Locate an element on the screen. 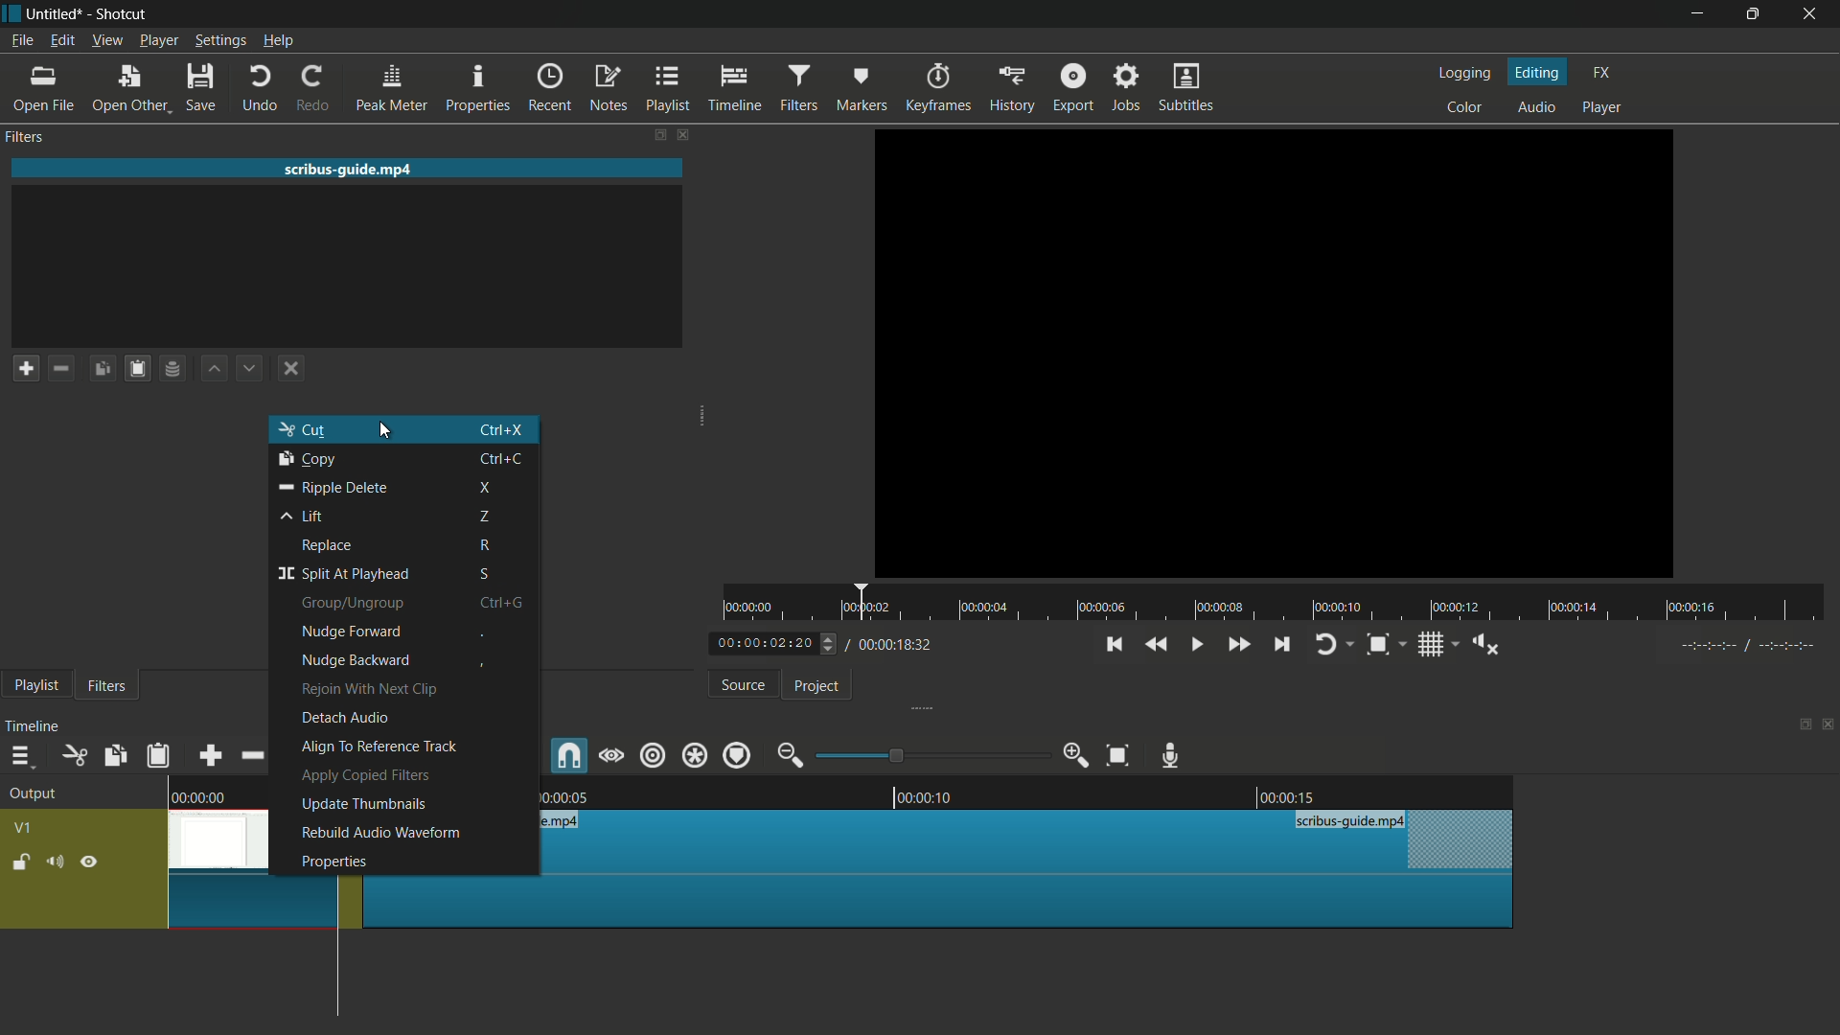  paste is located at coordinates (157, 758).